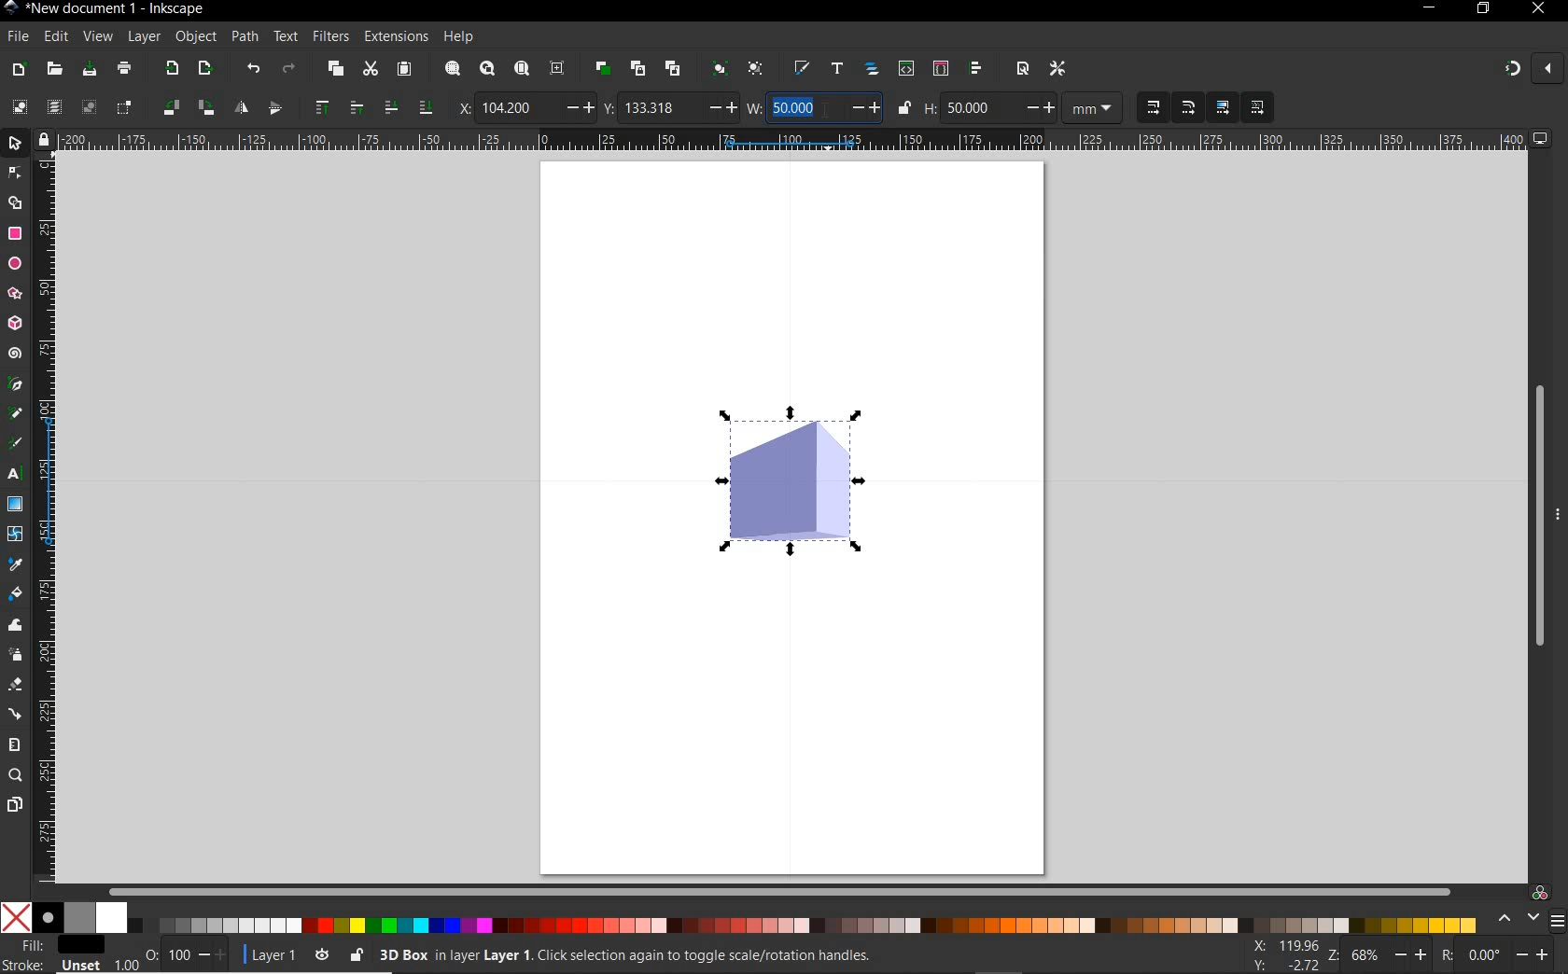  What do you see at coordinates (723, 953) in the screenshot?
I see `no objects selected` at bounding box center [723, 953].